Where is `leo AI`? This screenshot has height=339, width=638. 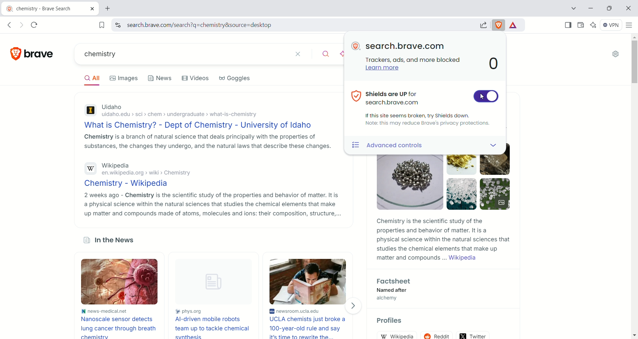
leo AI is located at coordinates (594, 24).